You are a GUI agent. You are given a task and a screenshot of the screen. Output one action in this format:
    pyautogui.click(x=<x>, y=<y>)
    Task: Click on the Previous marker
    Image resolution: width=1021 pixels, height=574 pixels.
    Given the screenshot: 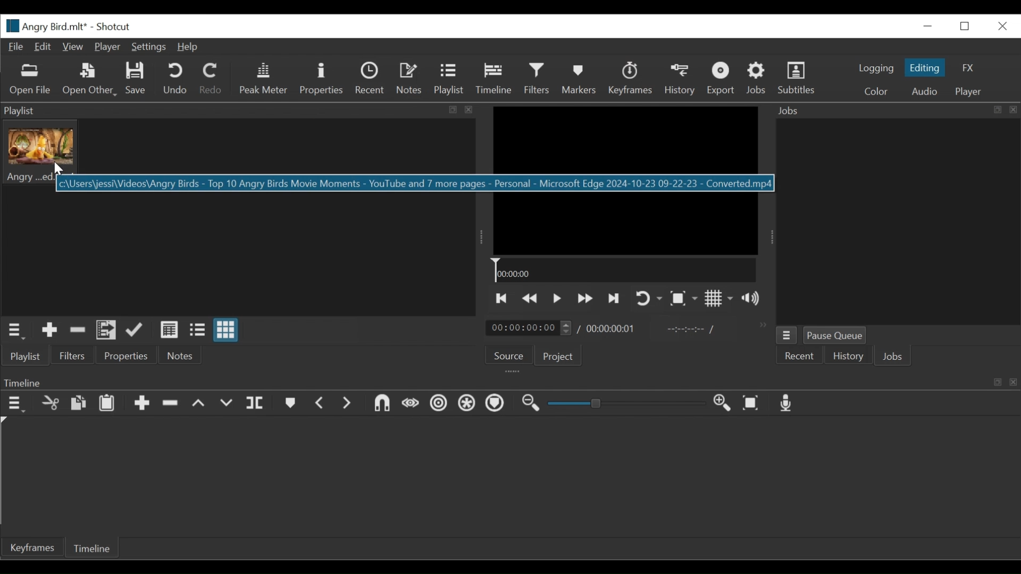 What is the action you would take?
    pyautogui.click(x=321, y=403)
    